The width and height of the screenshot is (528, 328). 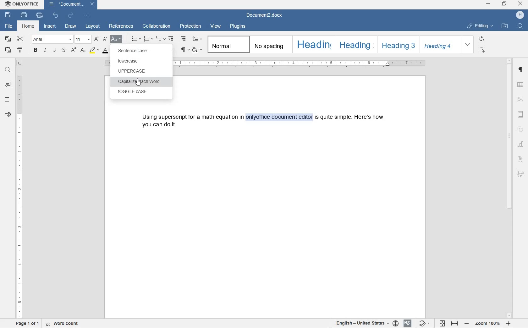 I want to click on insert, so click(x=51, y=26).